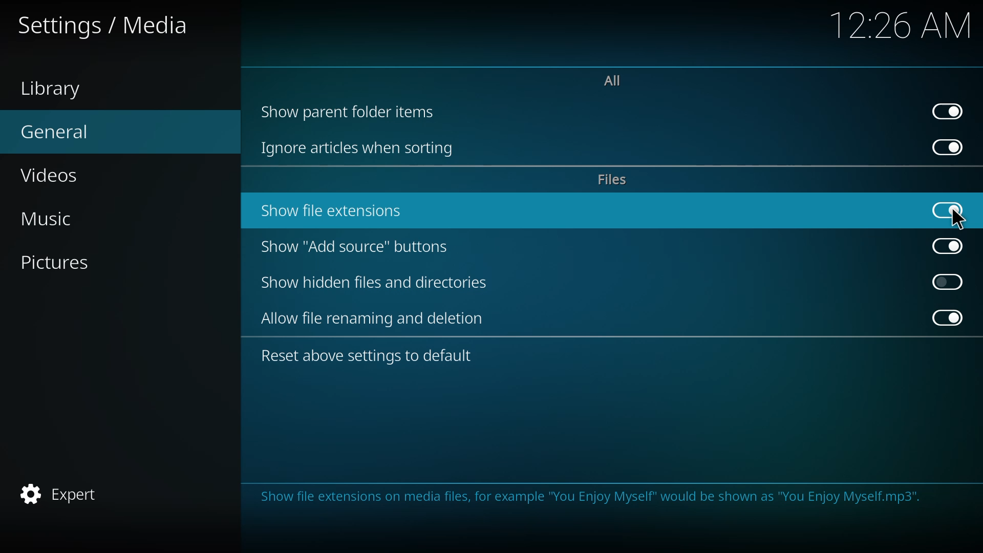 This screenshot has width=983, height=553. What do you see at coordinates (57, 131) in the screenshot?
I see `general` at bounding box center [57, 131].